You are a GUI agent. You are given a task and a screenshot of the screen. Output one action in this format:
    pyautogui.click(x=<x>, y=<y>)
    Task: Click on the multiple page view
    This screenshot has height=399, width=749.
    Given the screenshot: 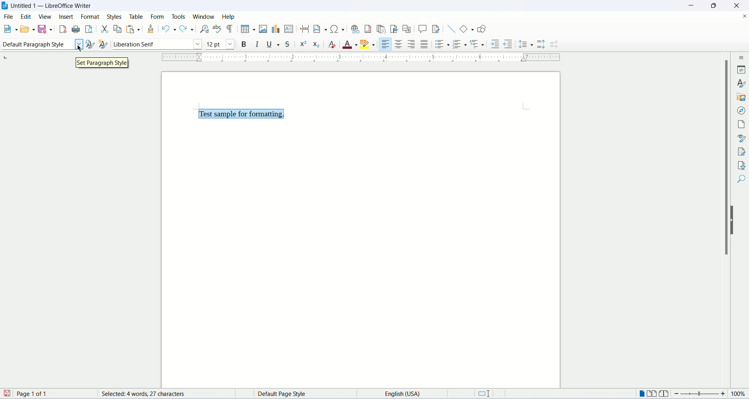 What is the action you would take?
    pyautogui.click(x=654, y=394)
    